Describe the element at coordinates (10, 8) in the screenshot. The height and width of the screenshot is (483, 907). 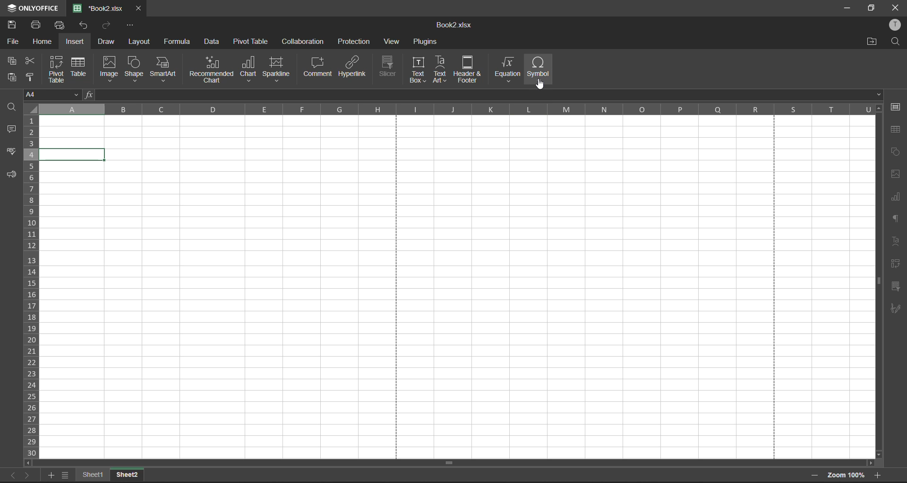
I see `icon` at that location.